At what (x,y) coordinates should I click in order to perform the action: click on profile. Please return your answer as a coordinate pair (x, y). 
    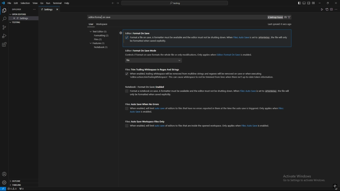
    Looking at the image, I should click on (4, 174).